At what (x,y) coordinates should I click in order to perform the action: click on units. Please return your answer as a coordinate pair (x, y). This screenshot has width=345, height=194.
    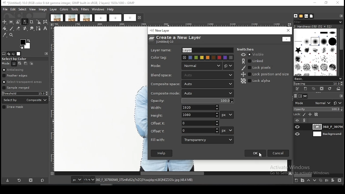
    Looking at the image, I should click on (227, 115).